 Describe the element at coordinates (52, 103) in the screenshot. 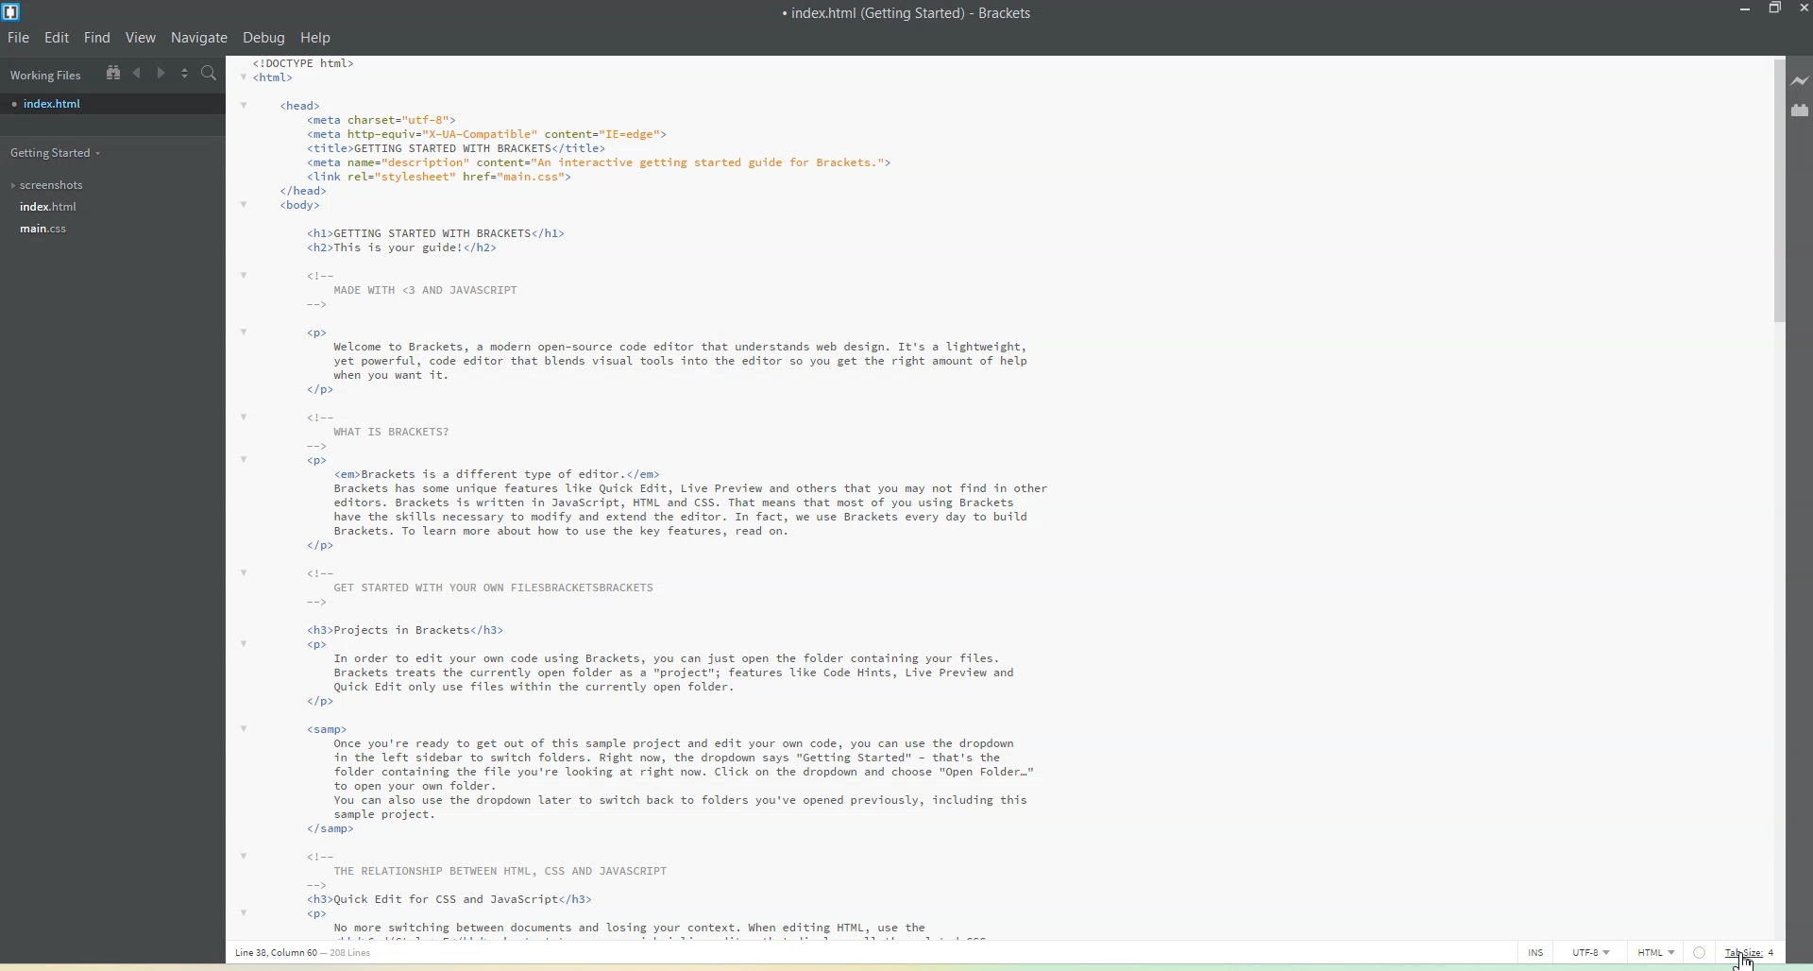

I see `Index.html` at that location.